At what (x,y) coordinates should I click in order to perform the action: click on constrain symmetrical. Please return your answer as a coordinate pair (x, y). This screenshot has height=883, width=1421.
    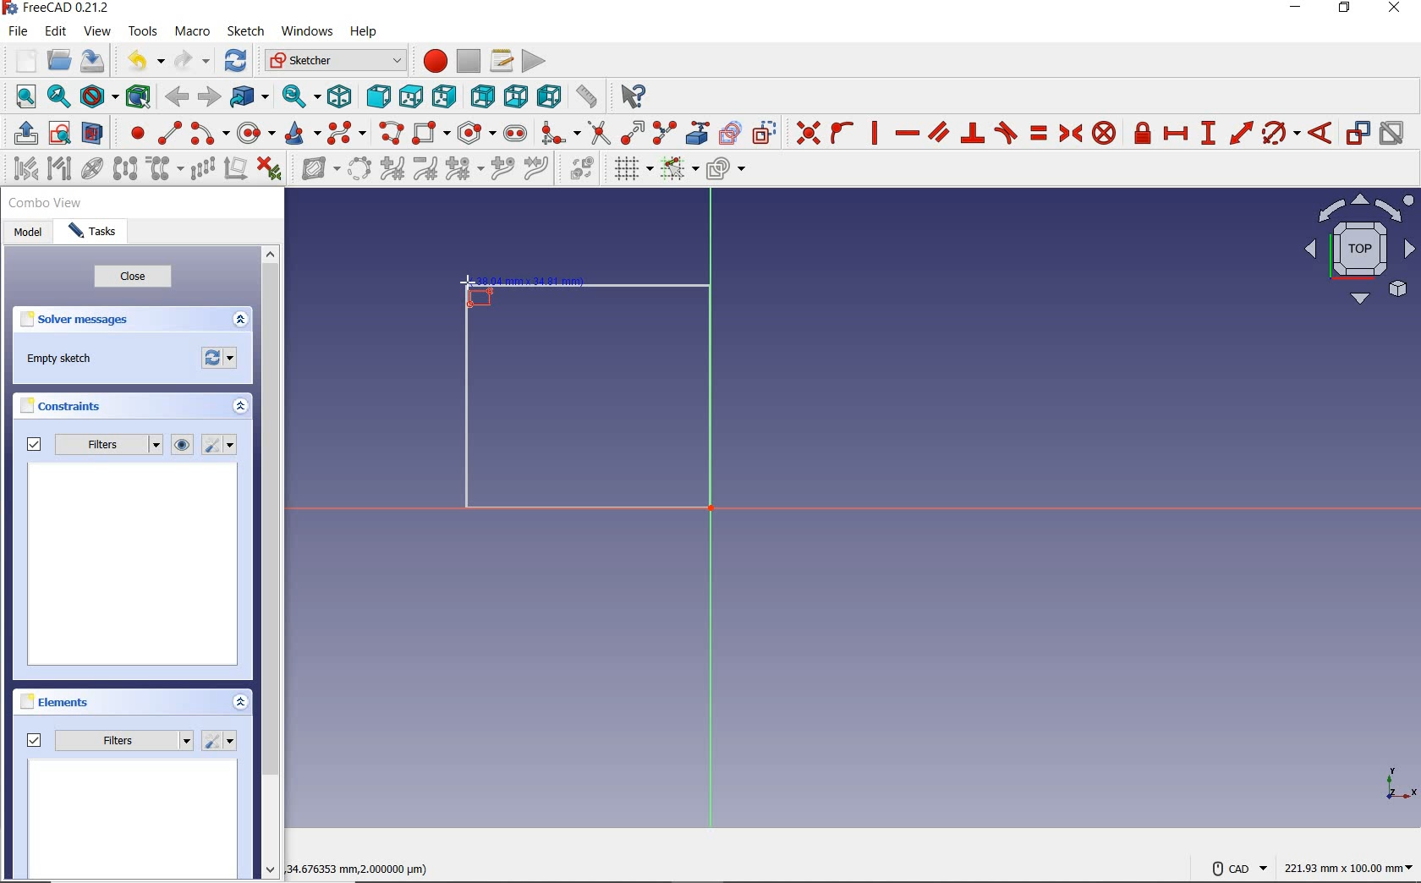
    Looking at the image, I should click on (1072, 134).